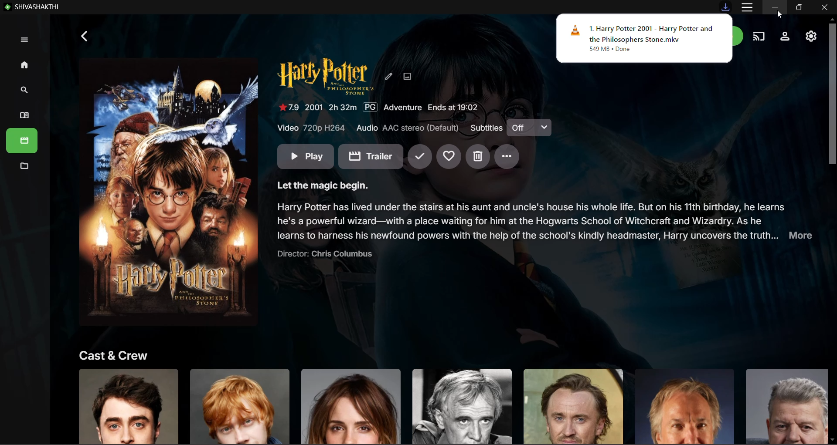  Describe the element at coordinates (114, 355) in the screenshot. I see `Cast and Crew` at that location.